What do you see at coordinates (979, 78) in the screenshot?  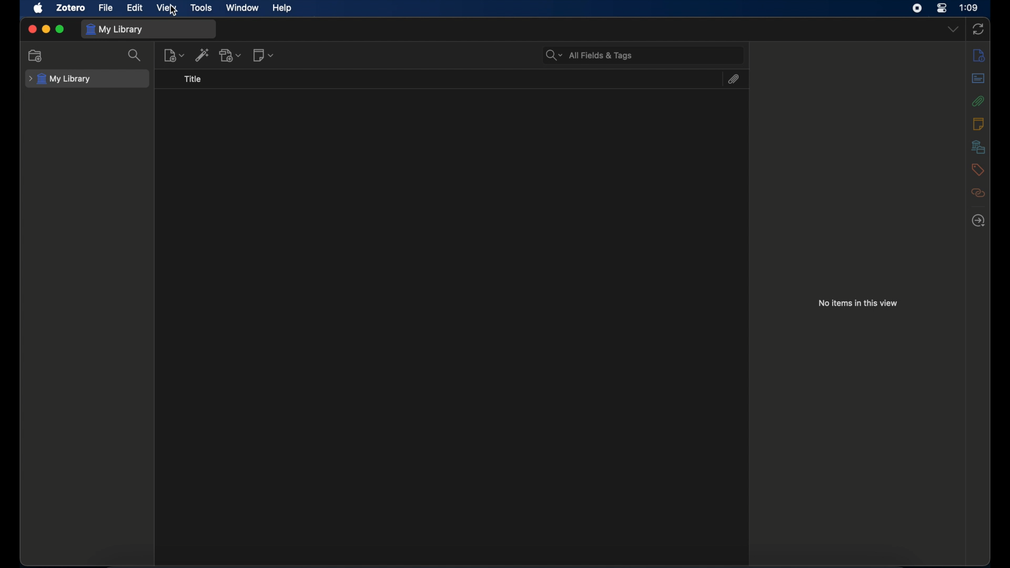 I see `abstract` at bounding box center [979, 78].